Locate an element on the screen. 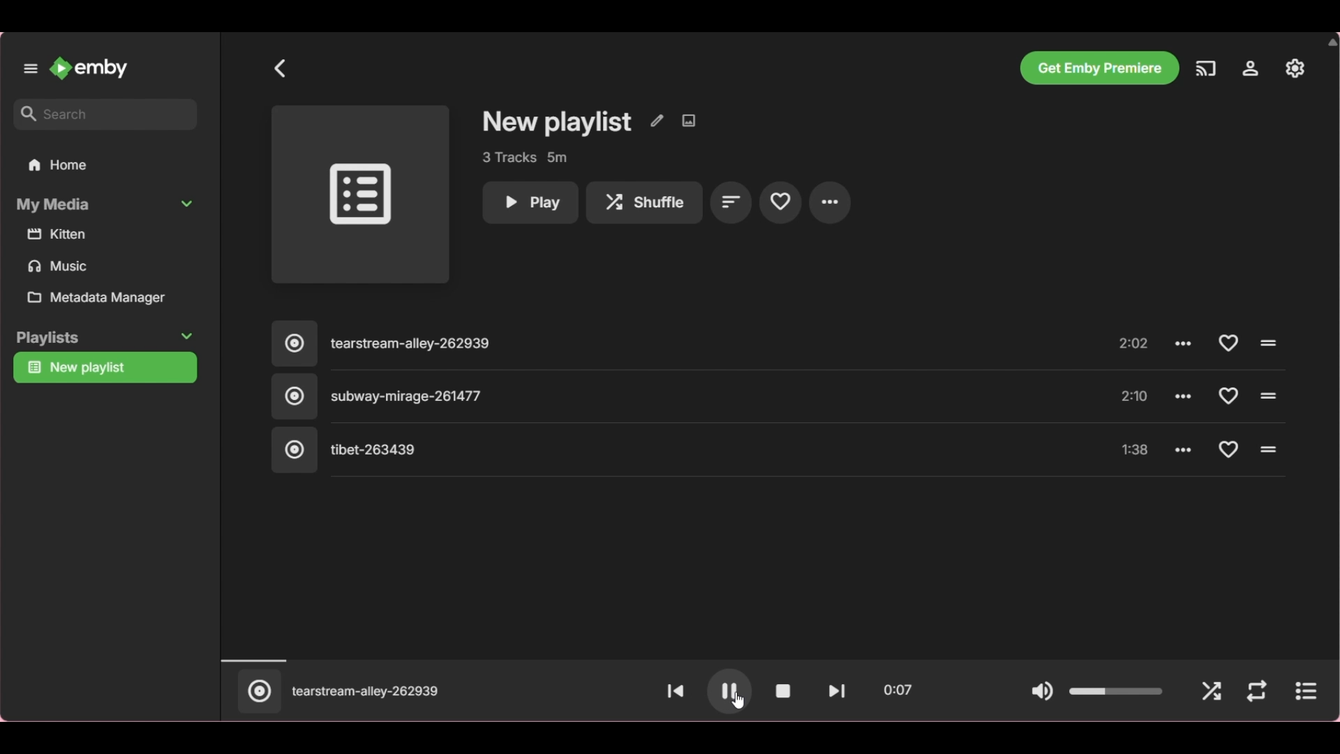 The image size is (1340, 754). Duration of music played changed is located at coordinates (776, 660).